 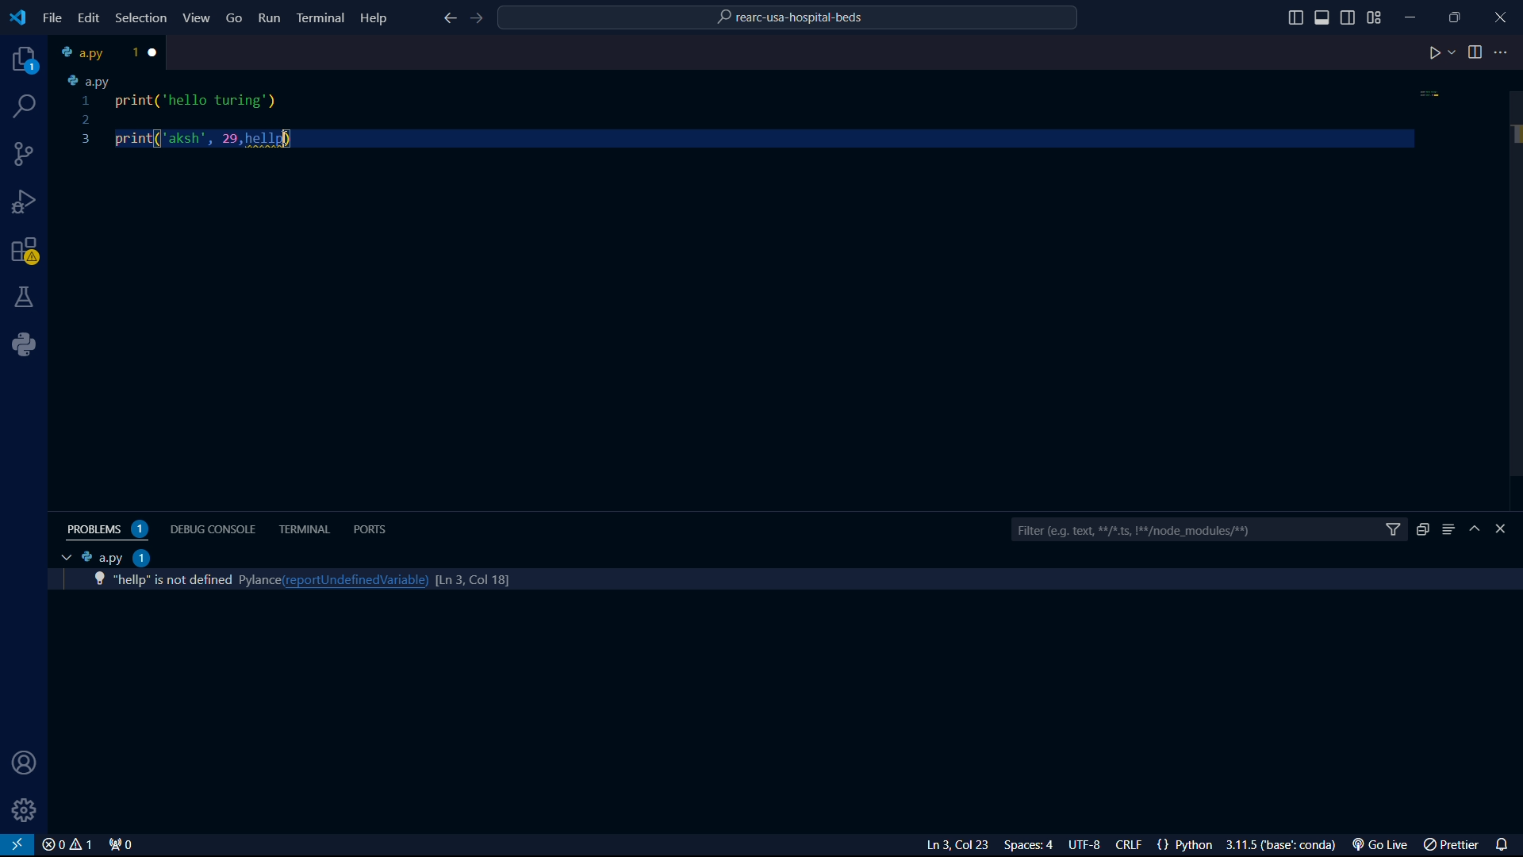 I want to click on VS, so click(x=17, y=845).